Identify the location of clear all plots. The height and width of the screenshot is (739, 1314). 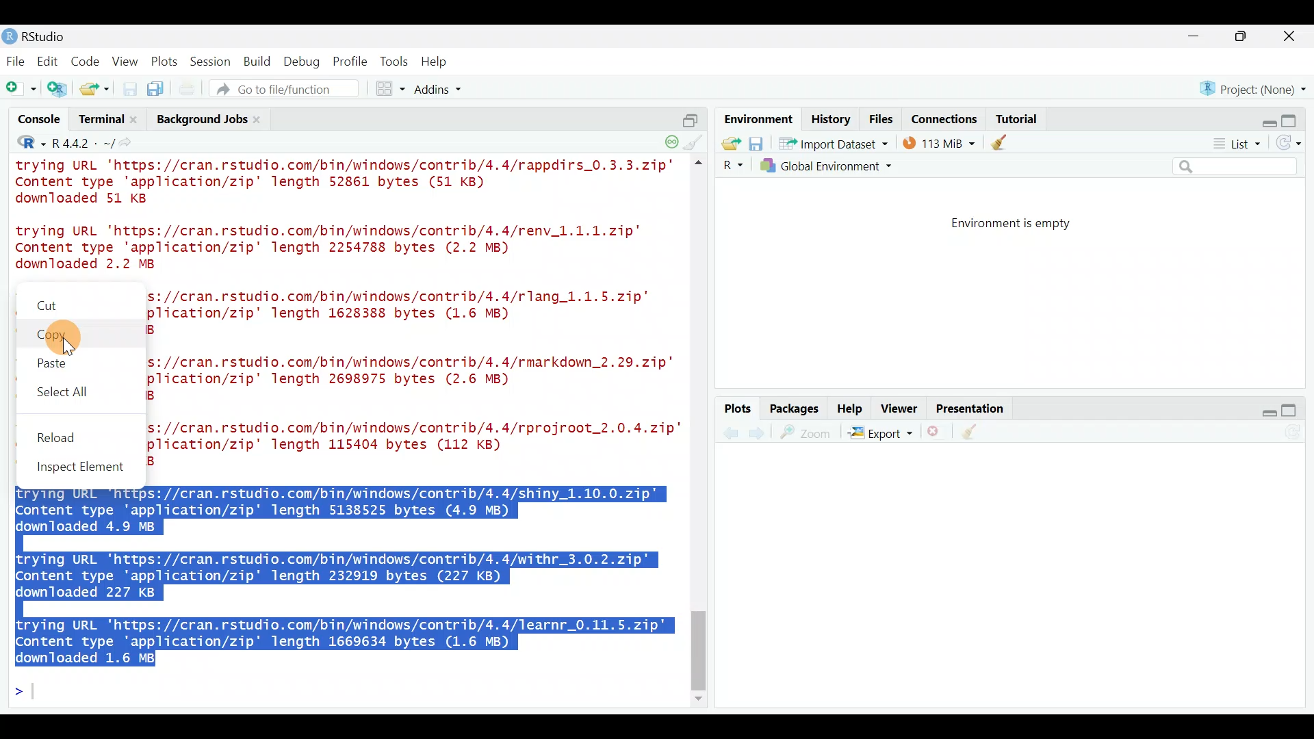
(977, 434).